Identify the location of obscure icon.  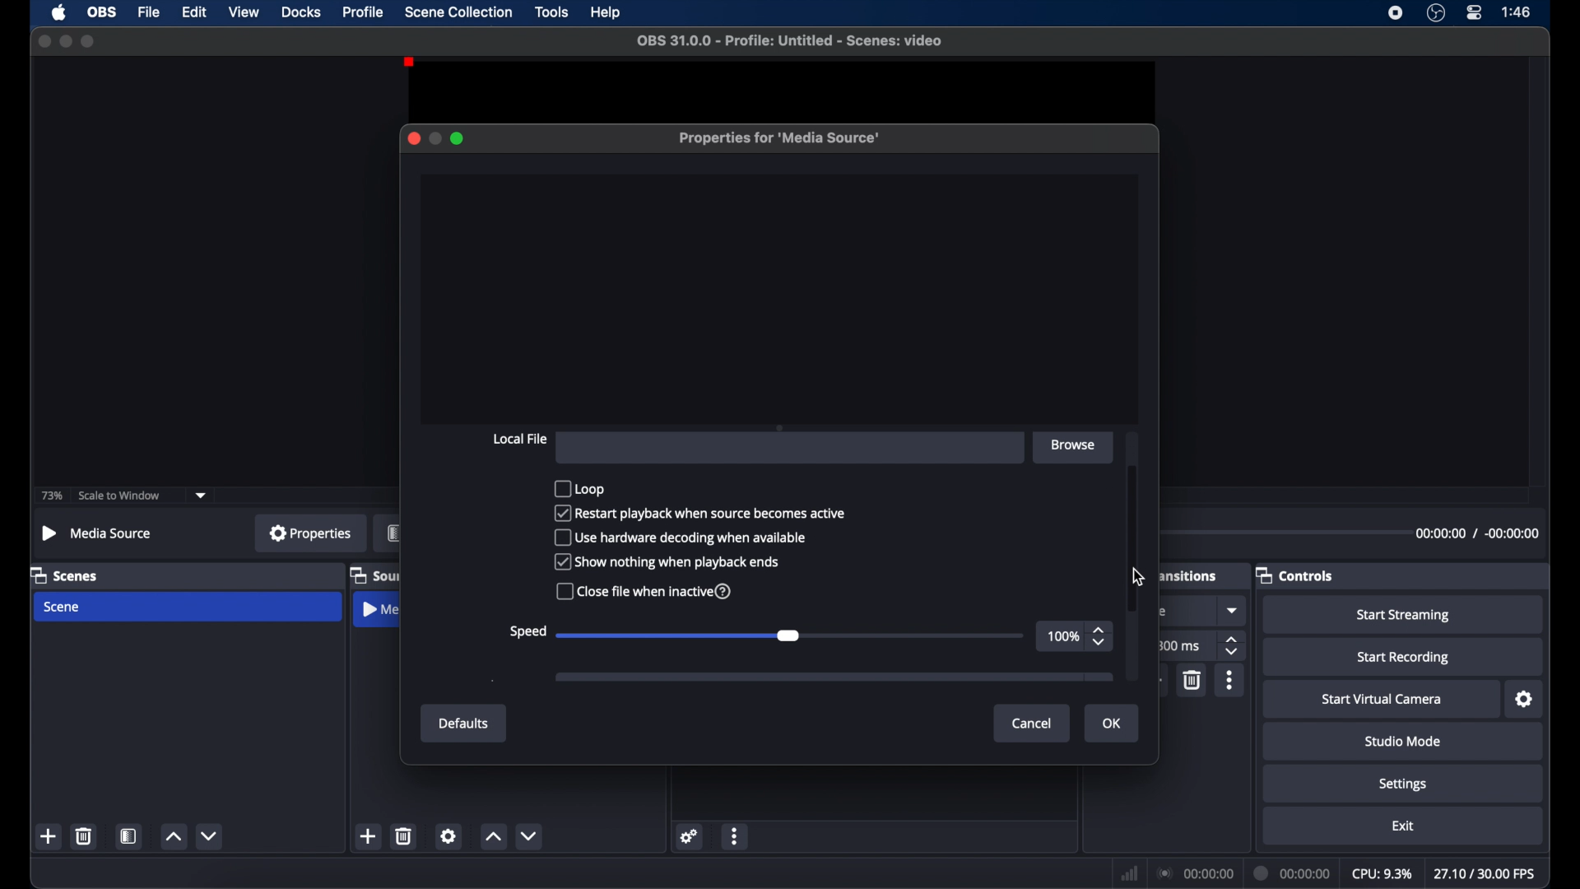
(834, 677).